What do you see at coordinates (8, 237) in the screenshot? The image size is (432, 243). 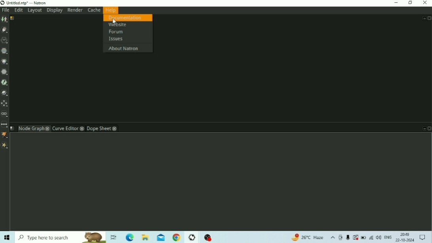 I see `Windows` at bounding box center [8, 237].